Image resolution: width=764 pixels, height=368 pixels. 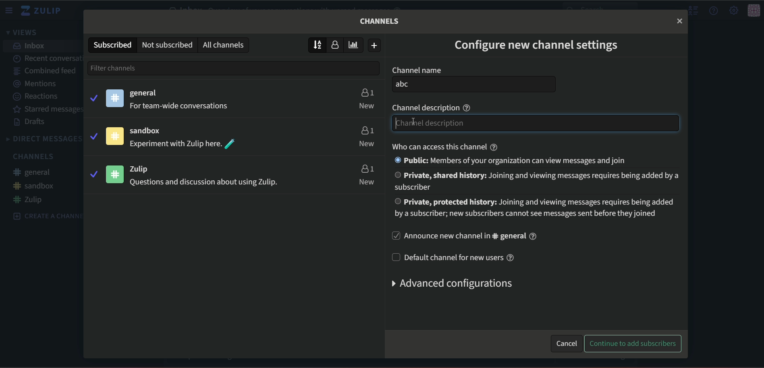 I want to click on Reactions, so click(x=37, y=97).